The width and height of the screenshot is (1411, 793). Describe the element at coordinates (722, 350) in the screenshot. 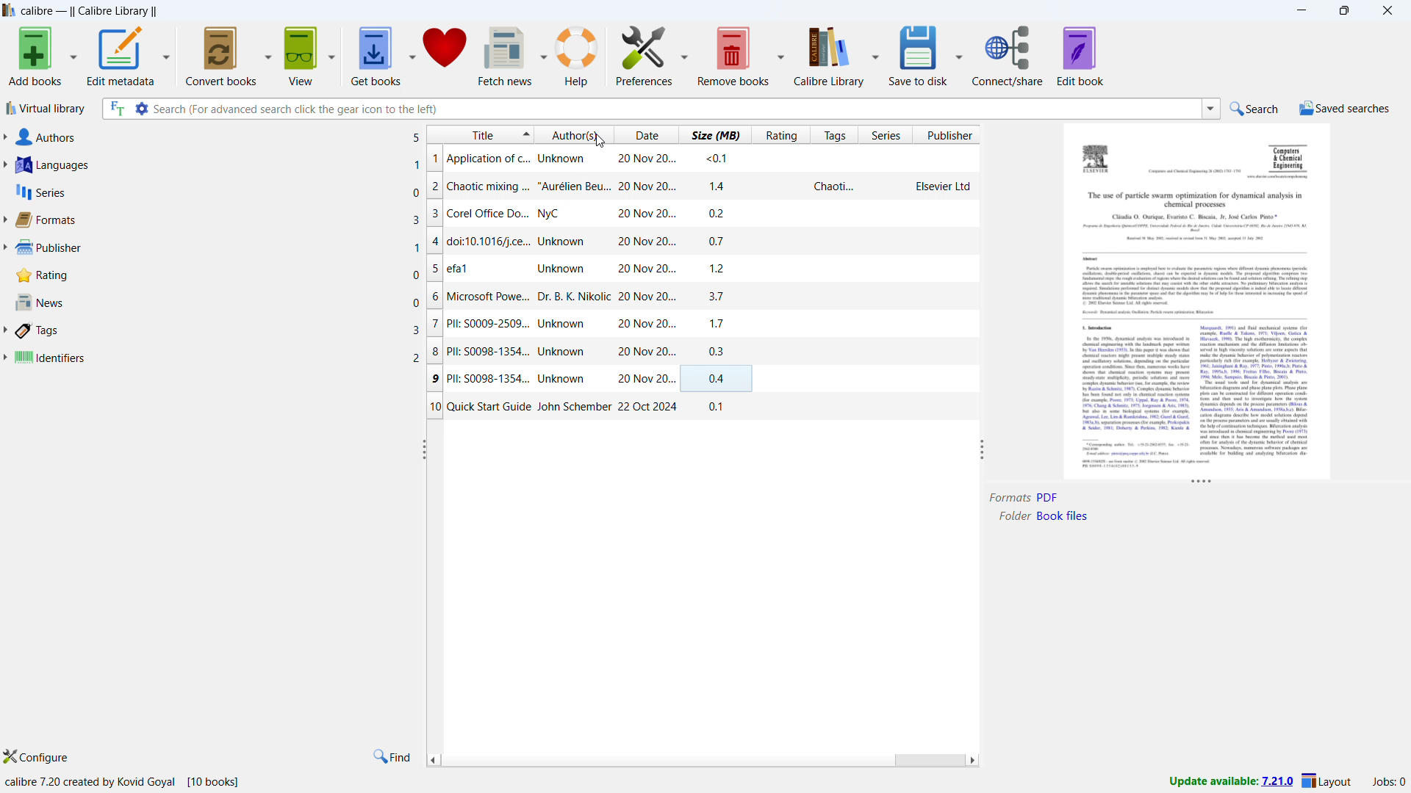

I see `03` at that location.